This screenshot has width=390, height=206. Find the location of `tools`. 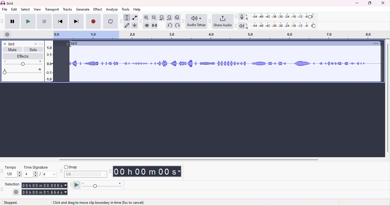

tools is located at coordinates (126, 9).